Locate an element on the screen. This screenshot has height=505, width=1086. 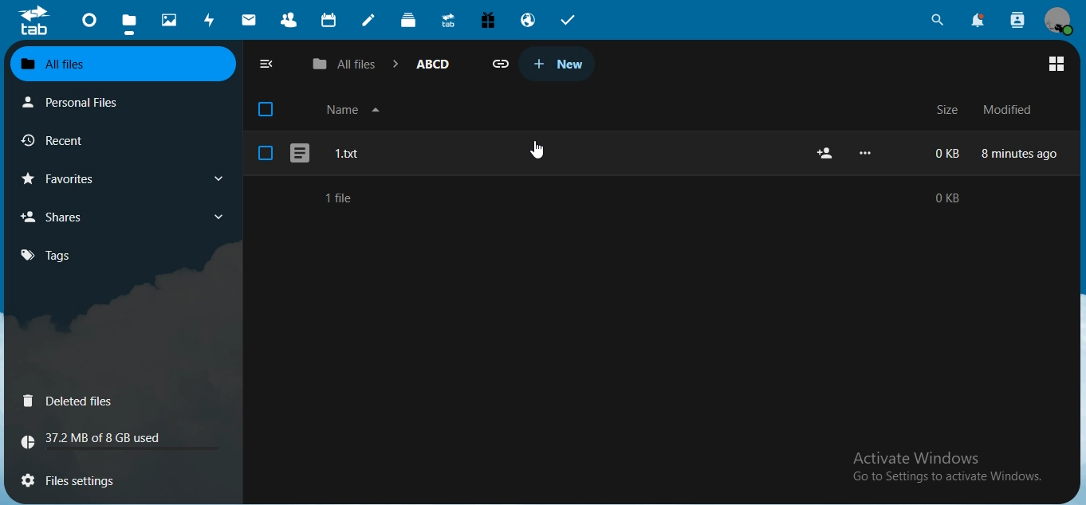
all files is located at coordinates (120, 63).